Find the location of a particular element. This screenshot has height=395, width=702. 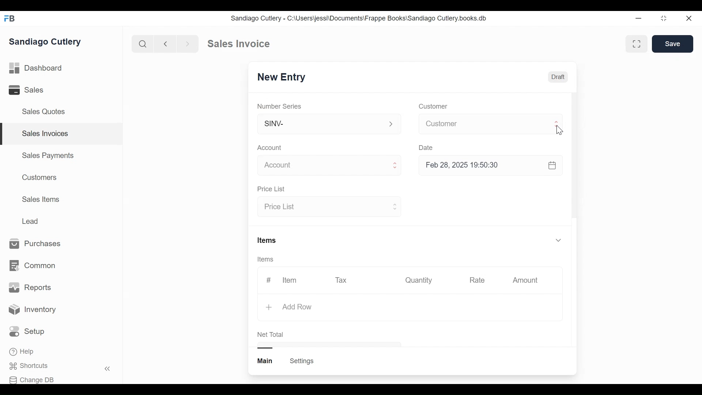

Sales Items is located at coordinates (41, 199).